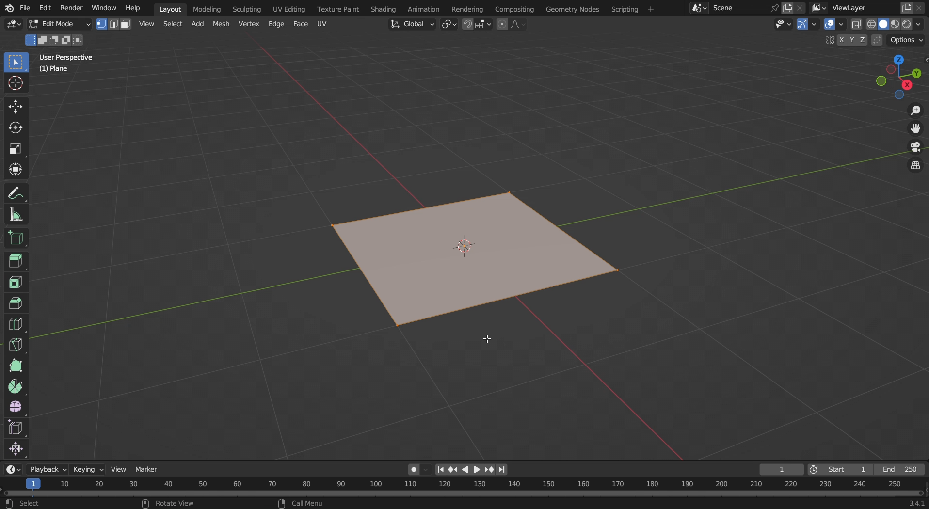 The width and height of the screenshot is (929, 509). Describe the element at coordinates (734, 8) in the screenshot. I see `Scene` at that location.